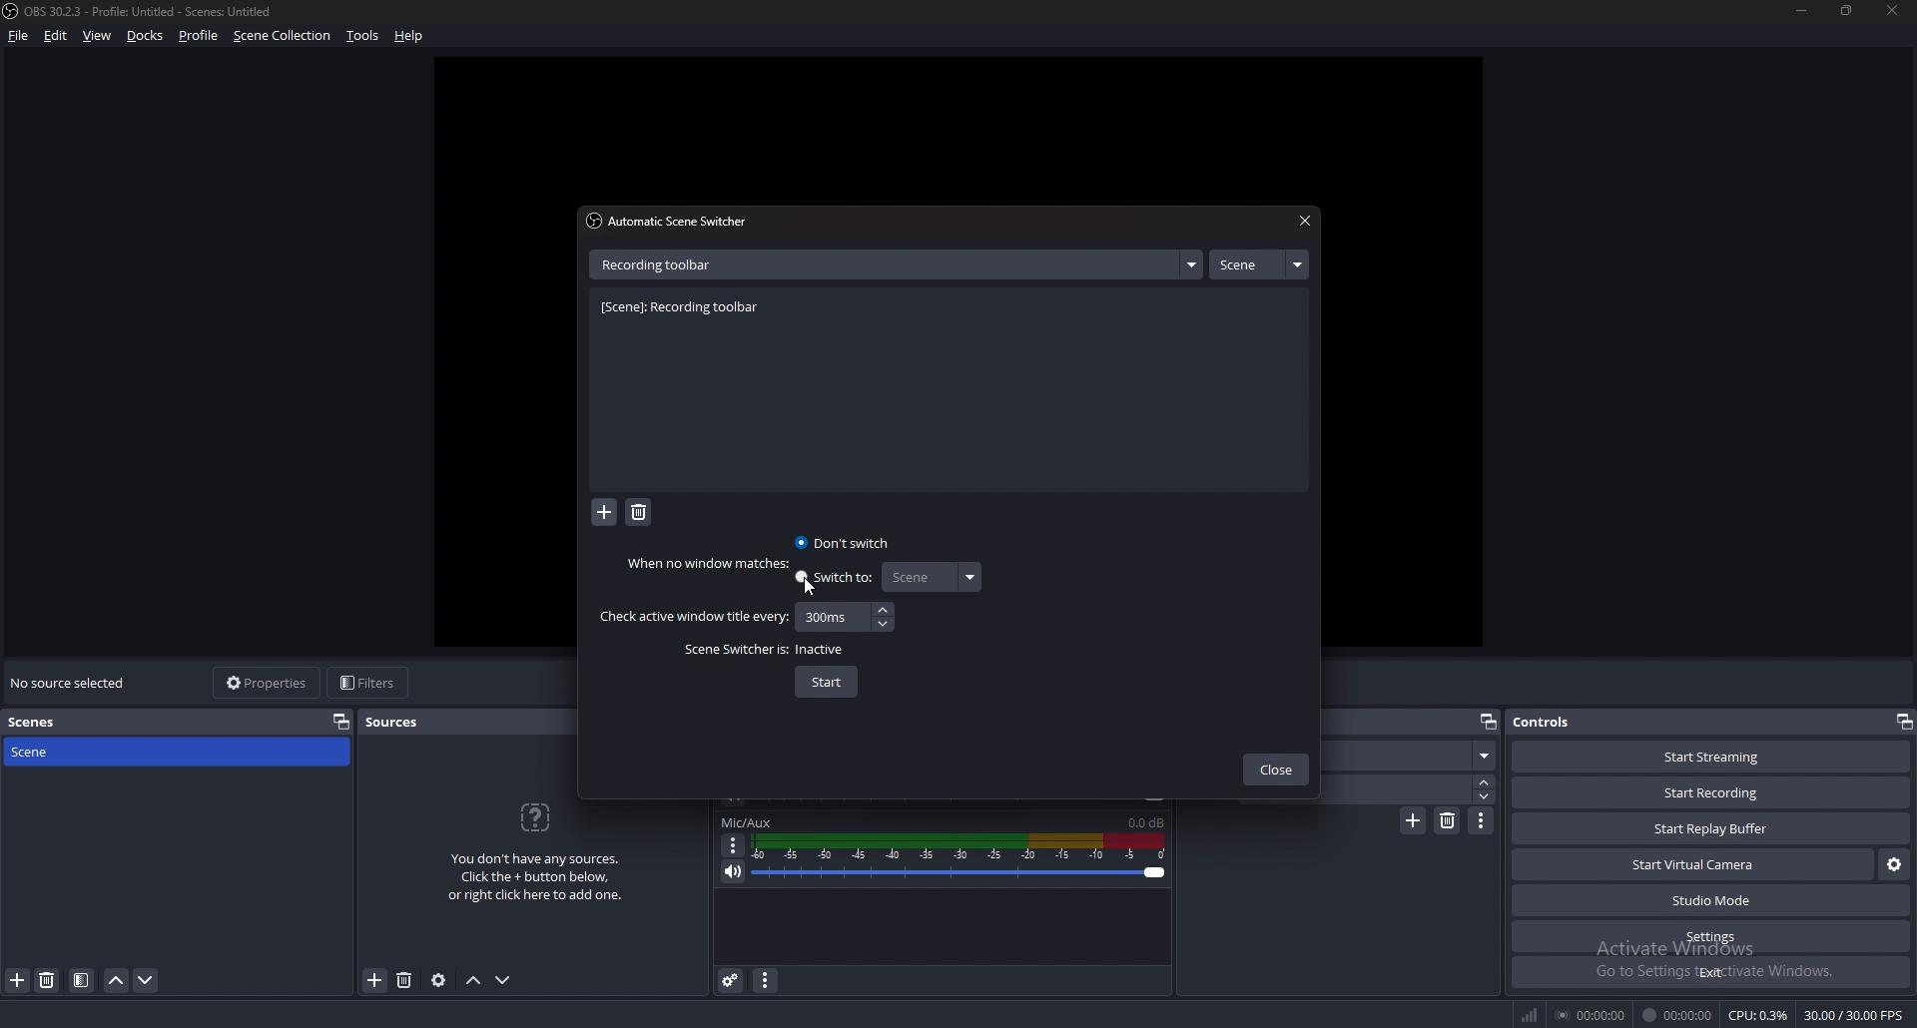 This screenshot has width=1917, height=1028. I want to click on help, so click(409, 37).